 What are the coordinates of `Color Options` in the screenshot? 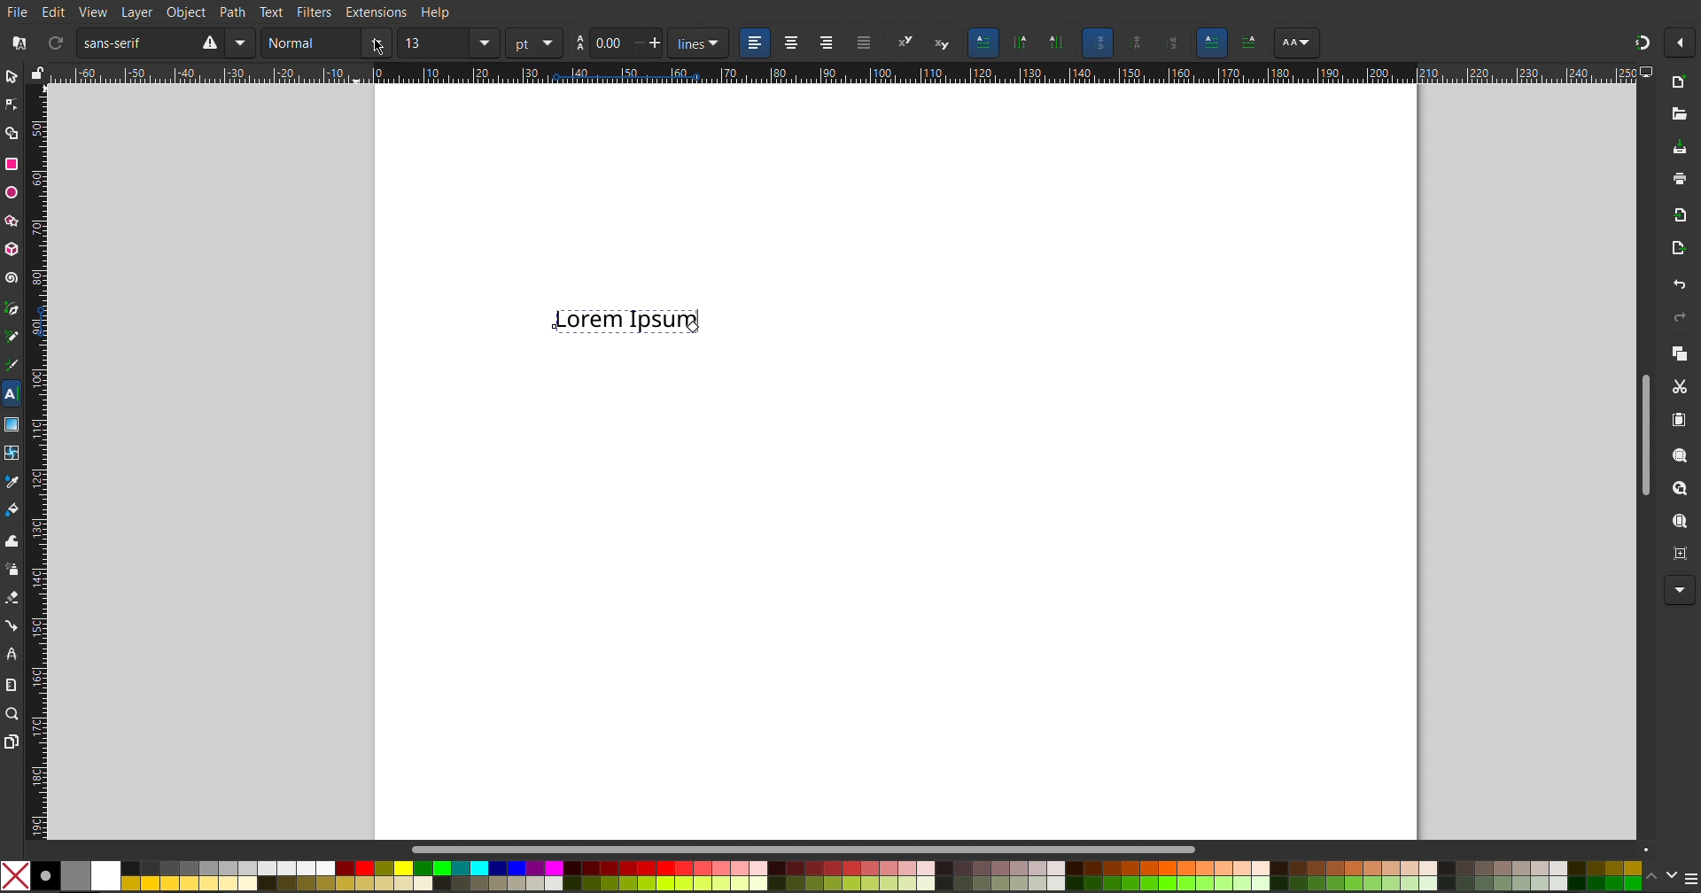 It's located at (1670, 875).